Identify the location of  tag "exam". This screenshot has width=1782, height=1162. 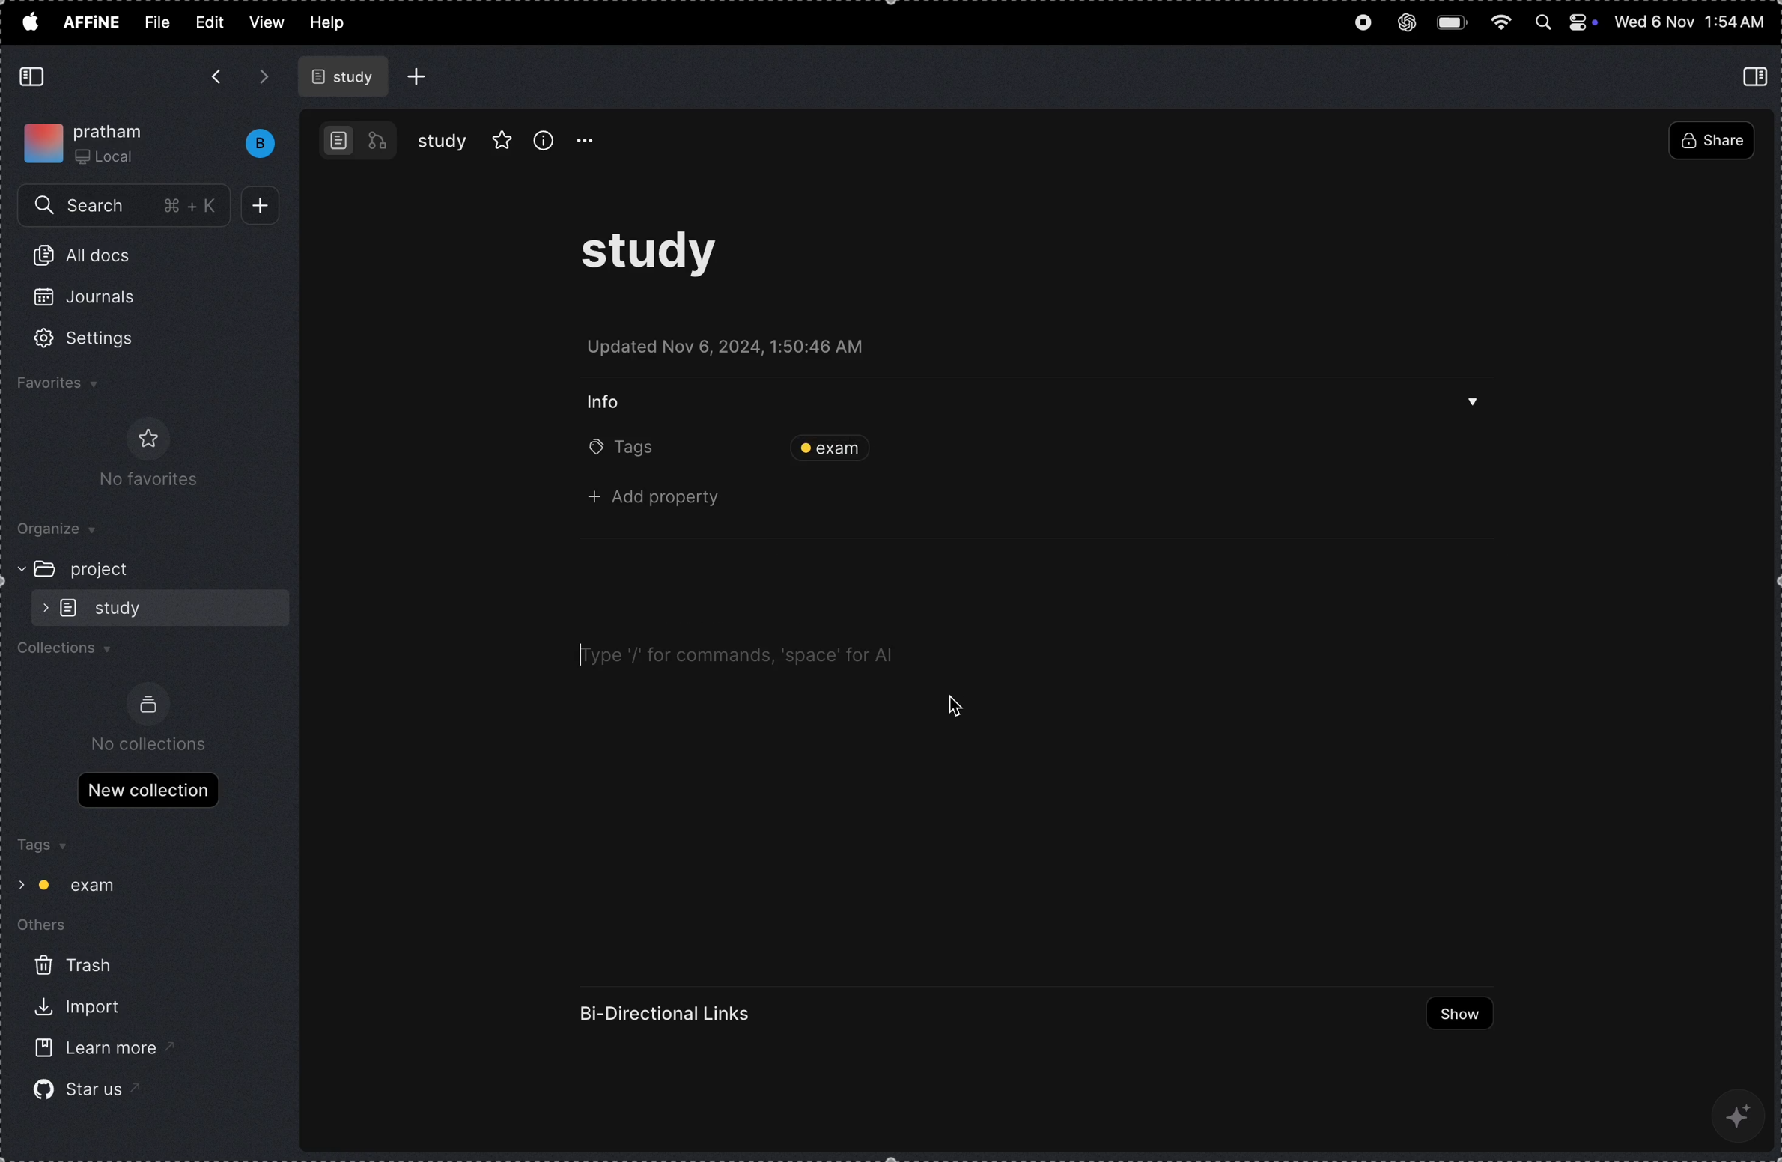
(85, 886).